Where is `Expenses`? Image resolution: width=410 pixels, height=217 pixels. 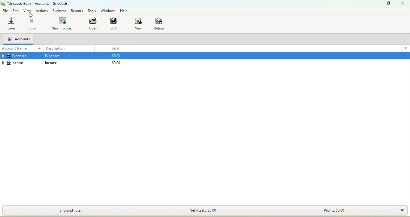
Expenses is located at coordinates (53, 56).